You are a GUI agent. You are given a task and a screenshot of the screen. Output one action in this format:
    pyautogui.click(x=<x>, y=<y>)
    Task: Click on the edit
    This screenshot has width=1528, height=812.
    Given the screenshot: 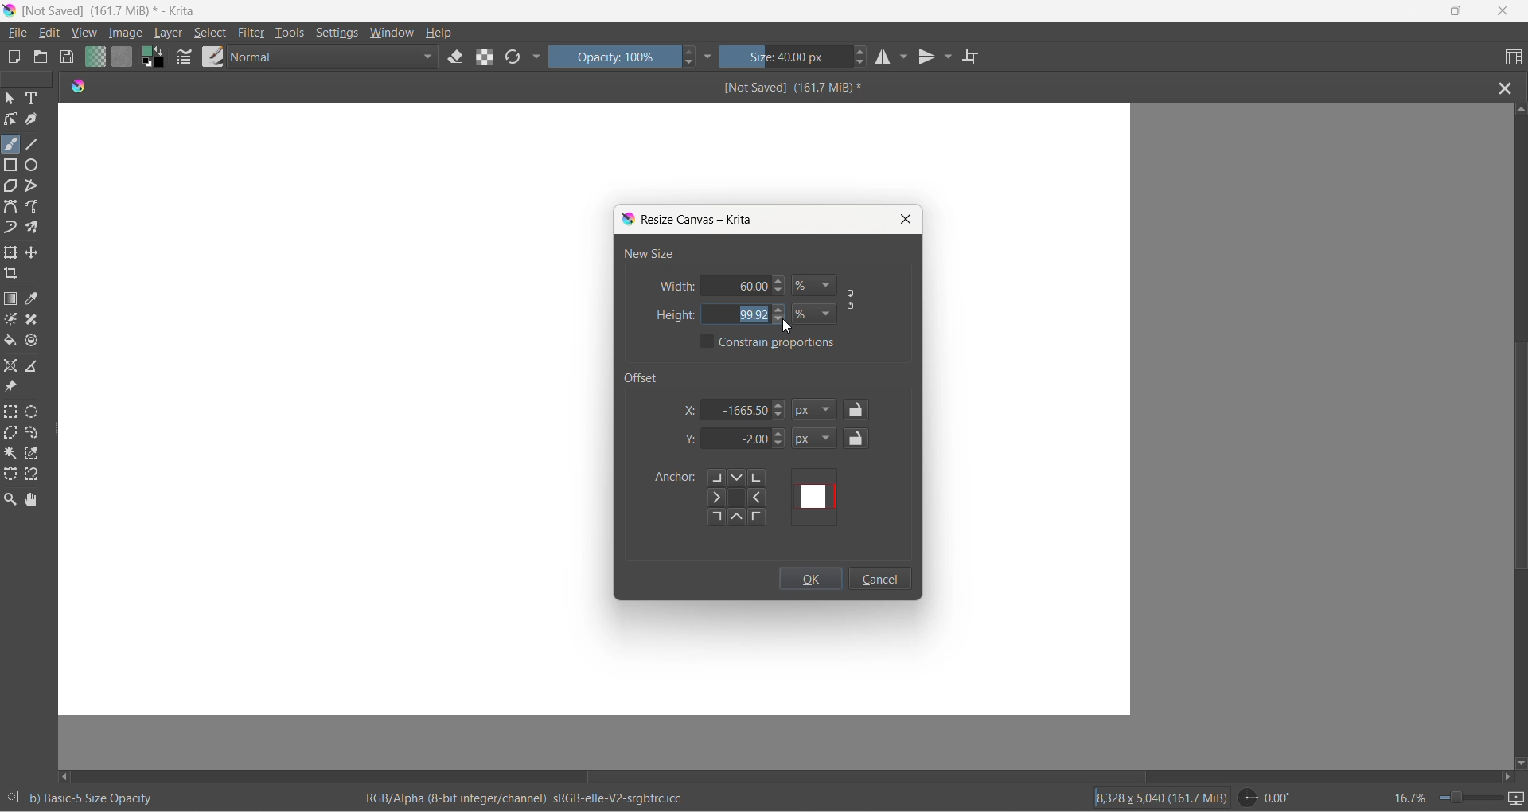 What is the action you would take?
    pyautogui.click(x=53, y=33)
    